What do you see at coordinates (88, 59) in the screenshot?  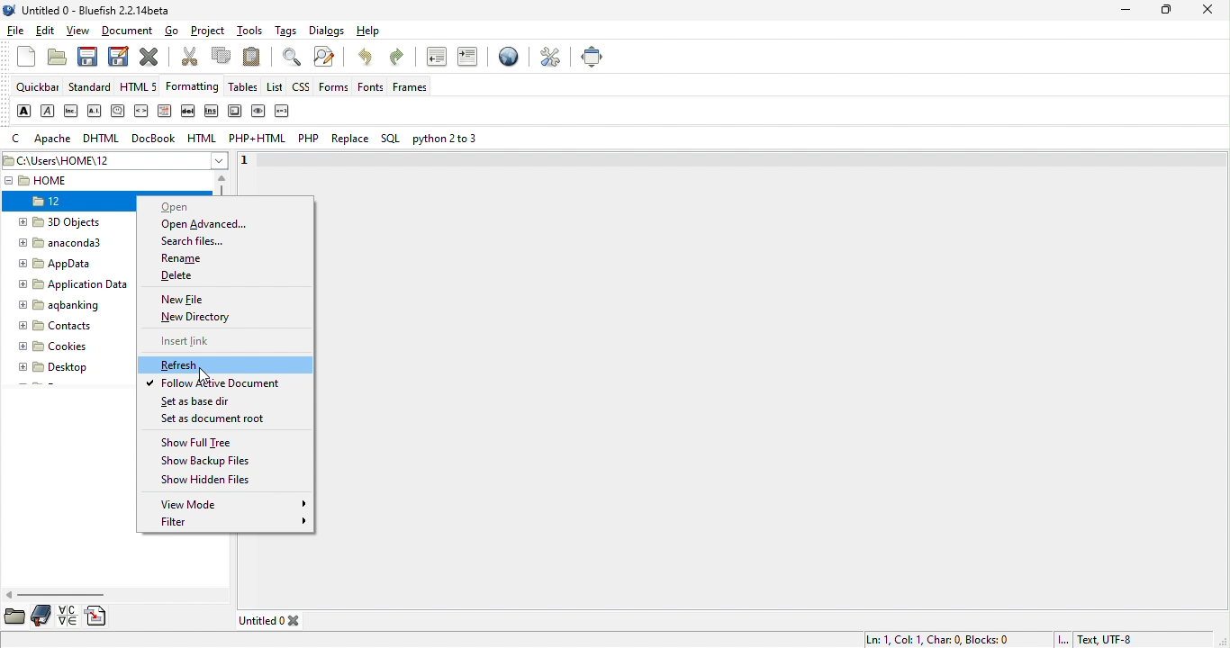 I see `save` at bounding box center [88, 59].